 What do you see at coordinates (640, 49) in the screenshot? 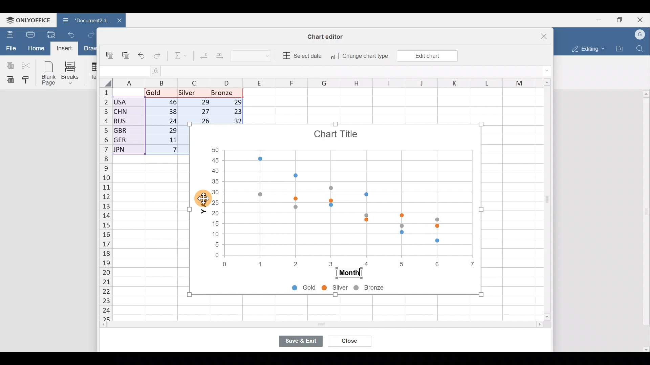
I see `Find` at bounding box center [640, 49].